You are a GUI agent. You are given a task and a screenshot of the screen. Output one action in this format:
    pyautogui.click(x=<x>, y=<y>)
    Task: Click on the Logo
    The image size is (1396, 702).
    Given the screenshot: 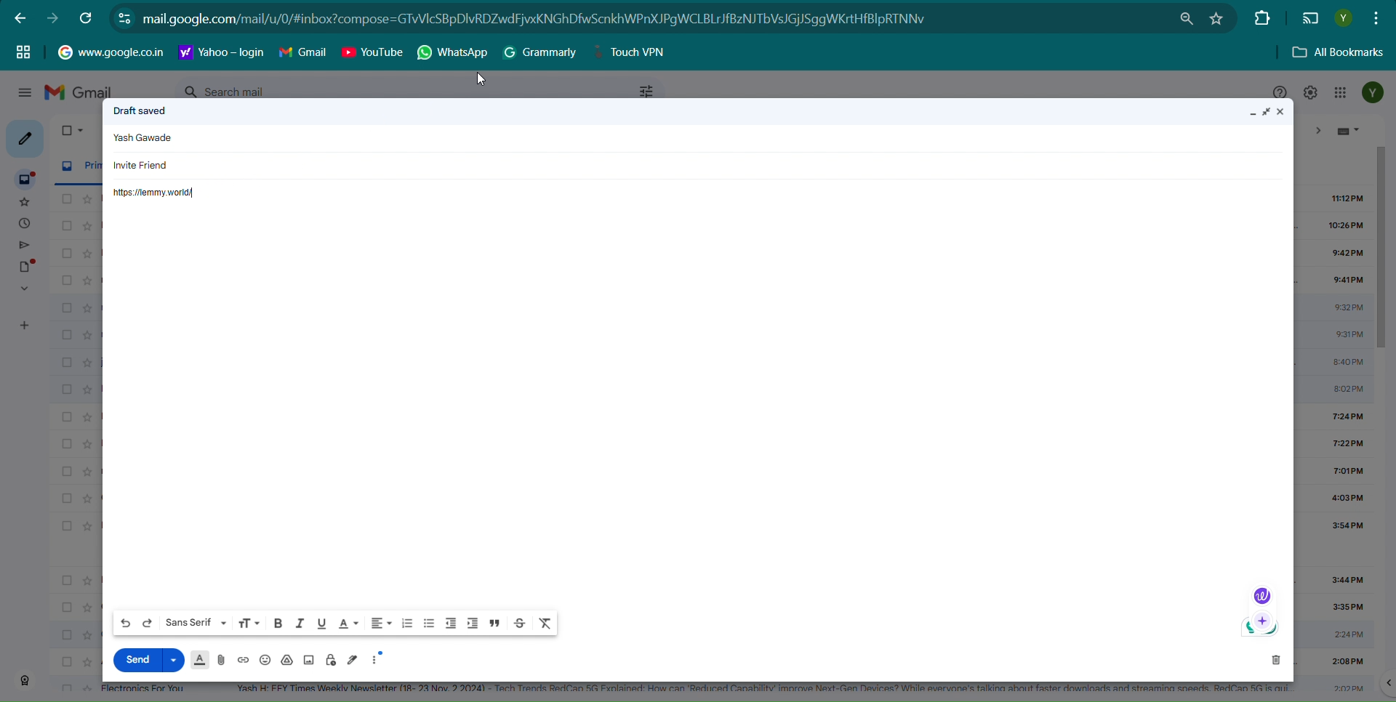 What is the action you would take?
    pyautogui.click(x=1260, y=629)
    